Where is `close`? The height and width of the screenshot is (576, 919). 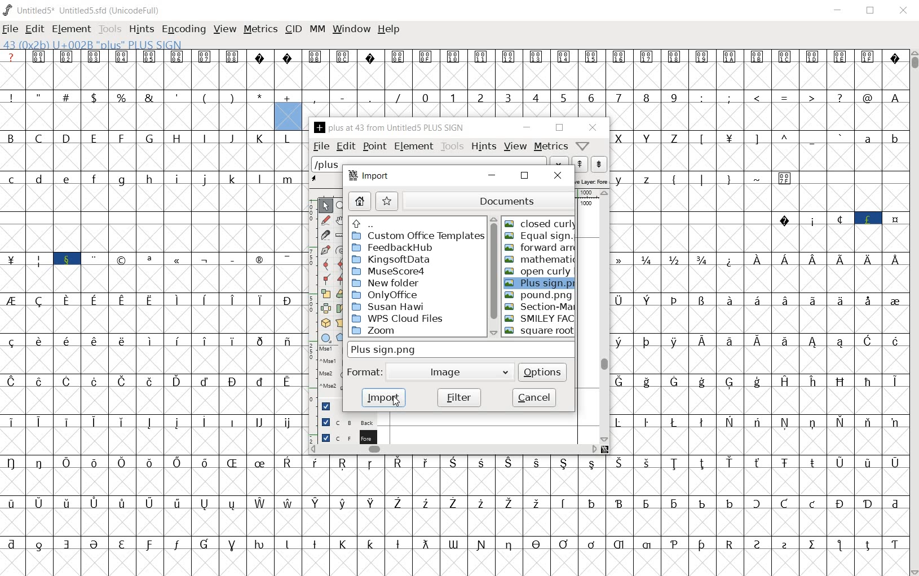 close is located at coordinates (903, 11).